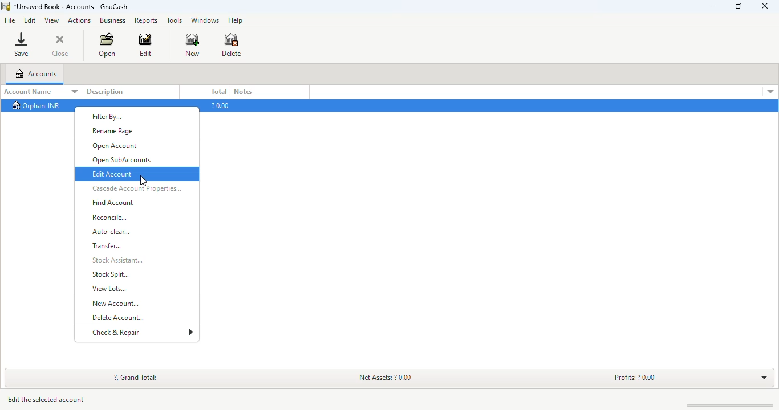 Image resolution: width=779 pixels, height=410 pixels. Describe the element at coordinates (108, 218) in the screenshot. I see `reconcile` at that location.